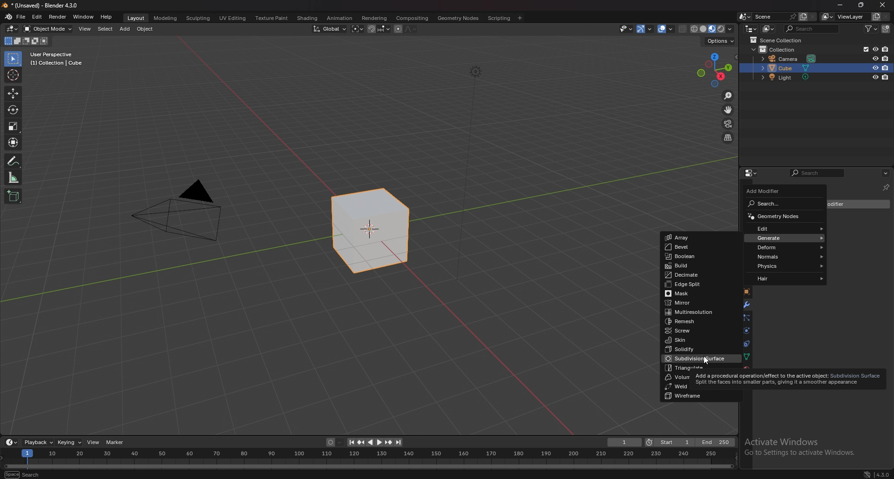 The width and height of the screenshot is (894, 479). Describe the element at coordinates (874, 77) in the screenshot. I see `hide in viewport` at that location.